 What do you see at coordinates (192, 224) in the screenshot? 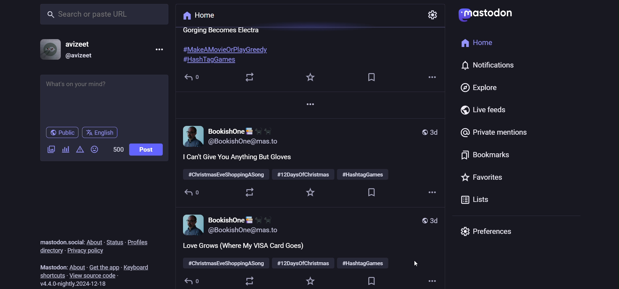
I see `FA` at bounding box center [192, 224].